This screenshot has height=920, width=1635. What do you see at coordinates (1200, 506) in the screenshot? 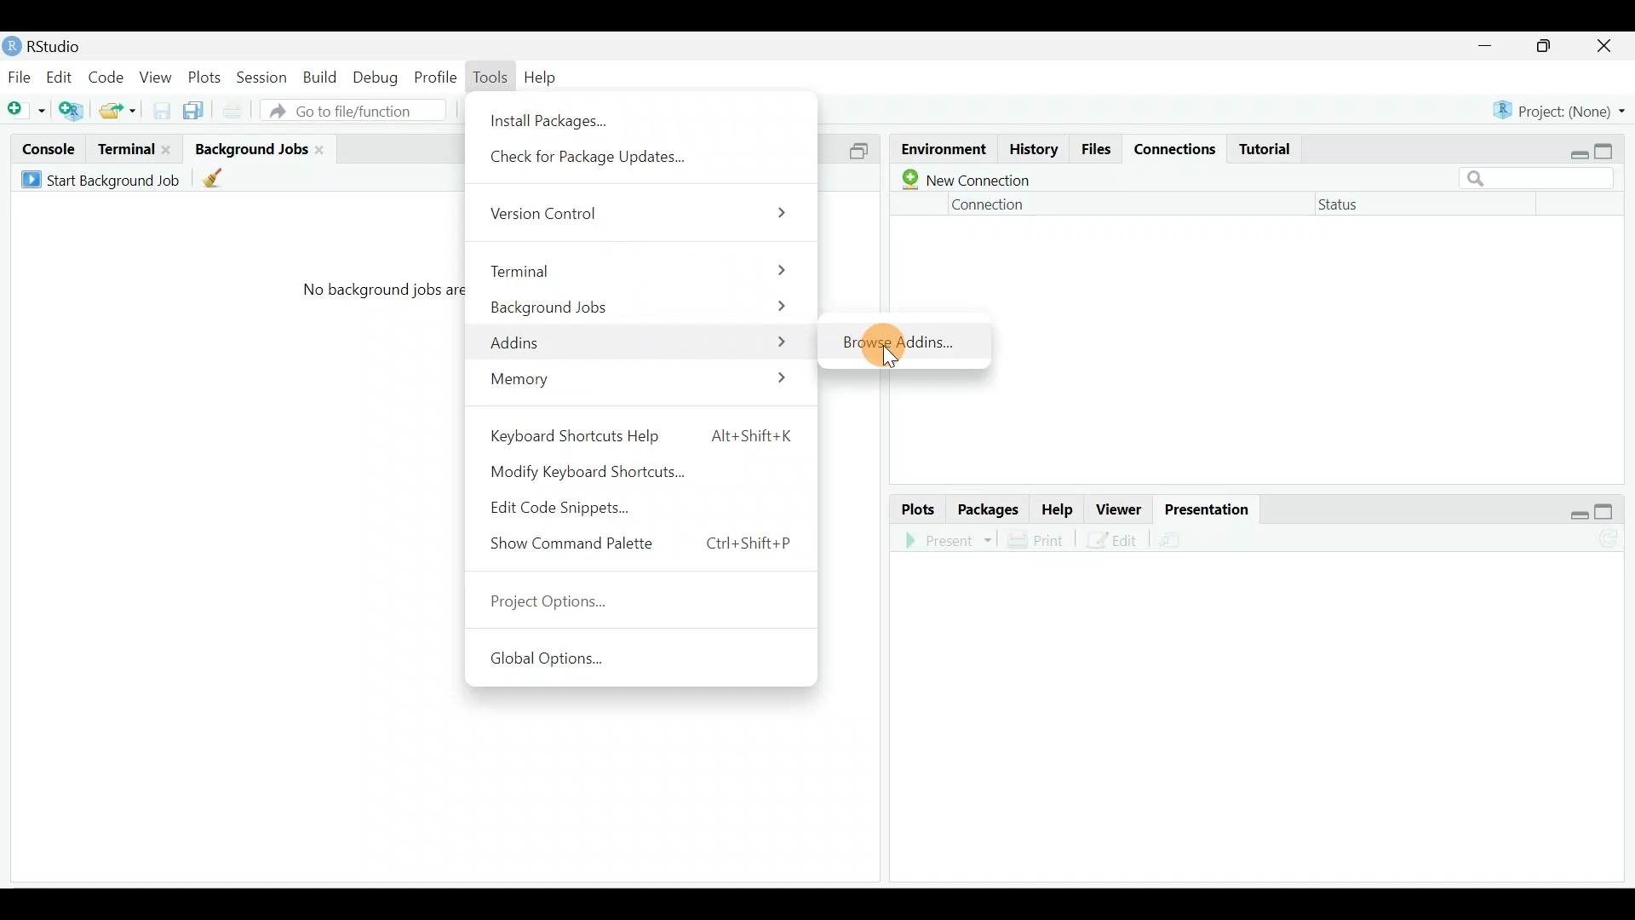
I see `Presentation` at bounding box center [1200, 506].